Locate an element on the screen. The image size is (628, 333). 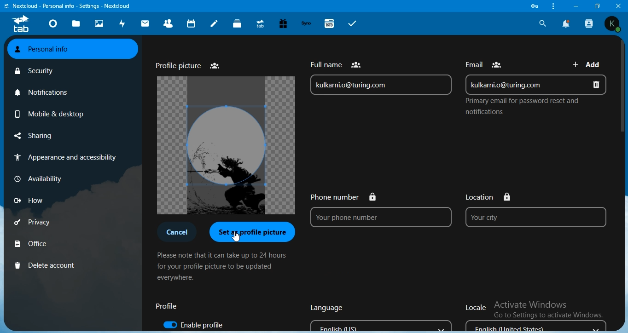
icon is located at coordinates (20, 25).